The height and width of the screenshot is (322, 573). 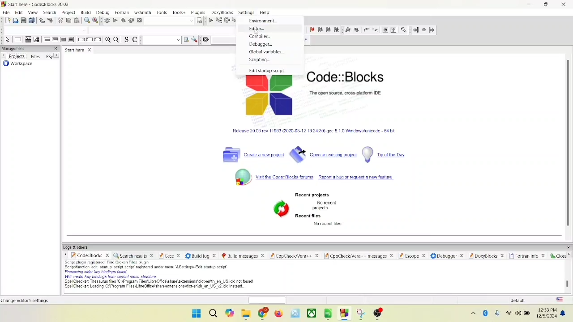 I want to click on replace, so click(x=95, y=21).